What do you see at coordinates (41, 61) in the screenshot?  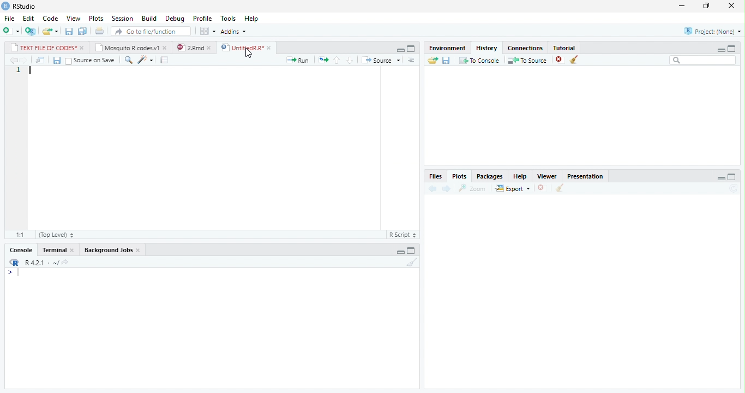 I see `open in new window` at bounding box center [41, 61].